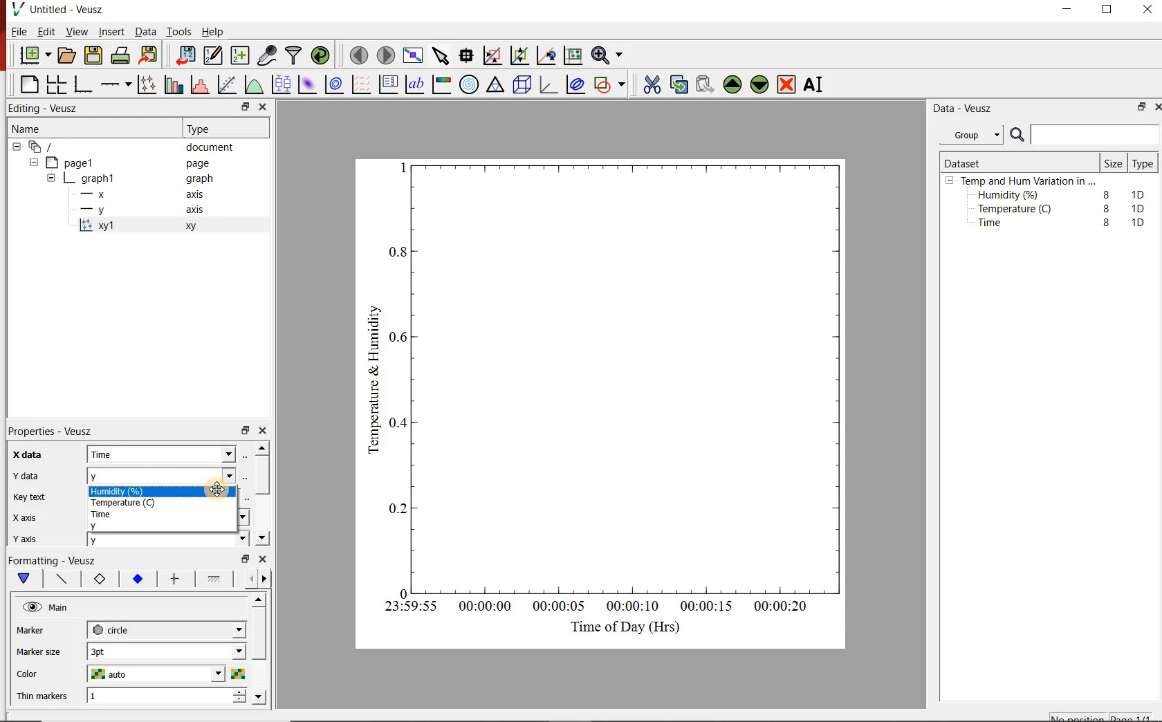  I want to click on page, so click(201, 164).